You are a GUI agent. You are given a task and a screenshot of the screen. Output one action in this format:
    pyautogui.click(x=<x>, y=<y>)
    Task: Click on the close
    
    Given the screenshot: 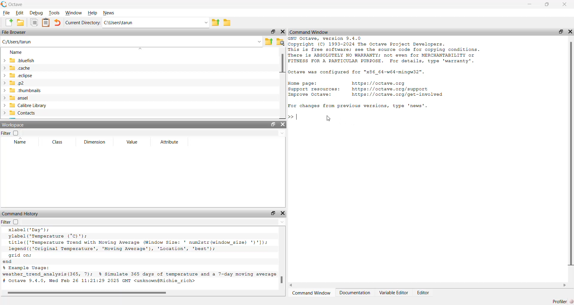 What is the action you would take?
    pyautogui.click(x=281, y=125)
    